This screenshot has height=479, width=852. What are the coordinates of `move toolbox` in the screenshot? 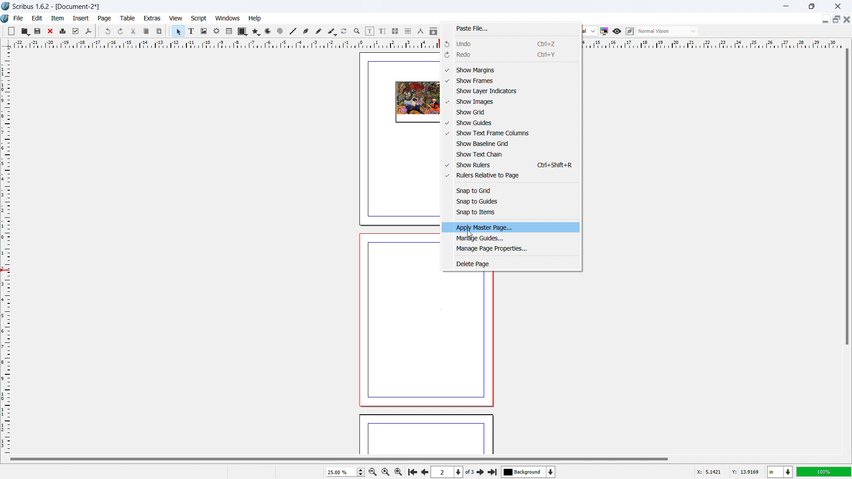 It's located at (99, 31).